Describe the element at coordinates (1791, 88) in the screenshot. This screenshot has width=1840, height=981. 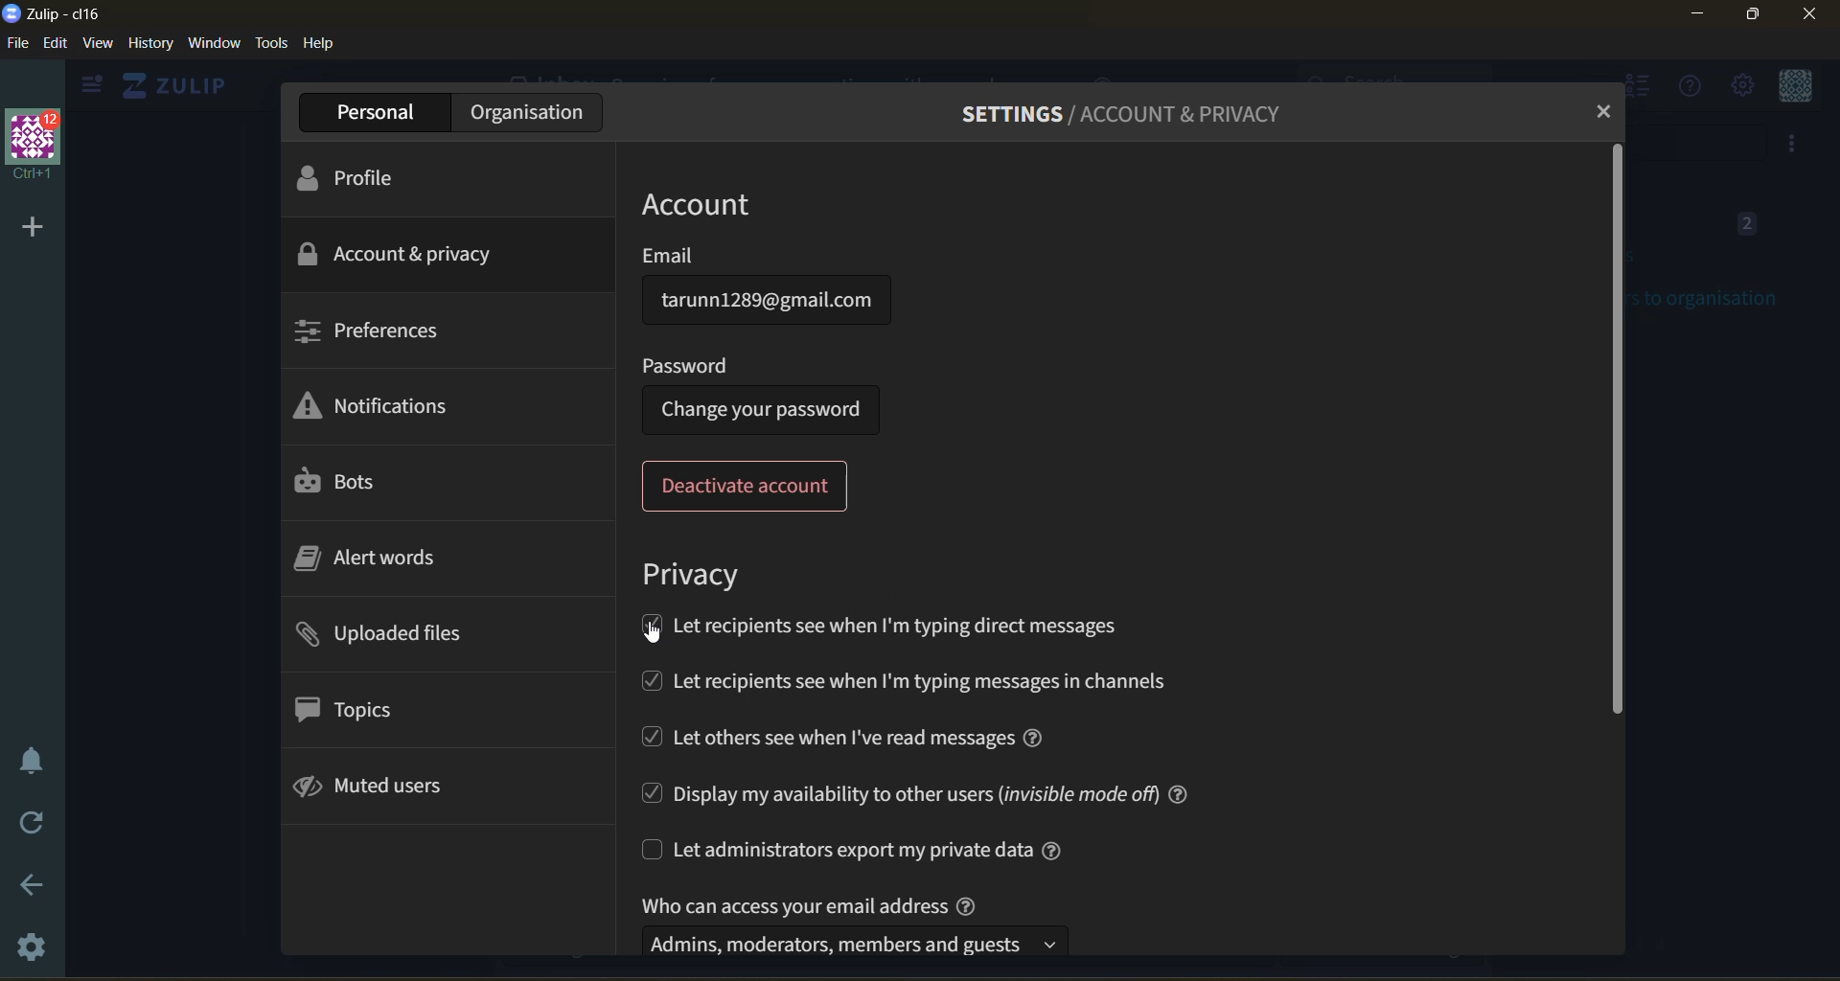
I see `personal menu` at that location.